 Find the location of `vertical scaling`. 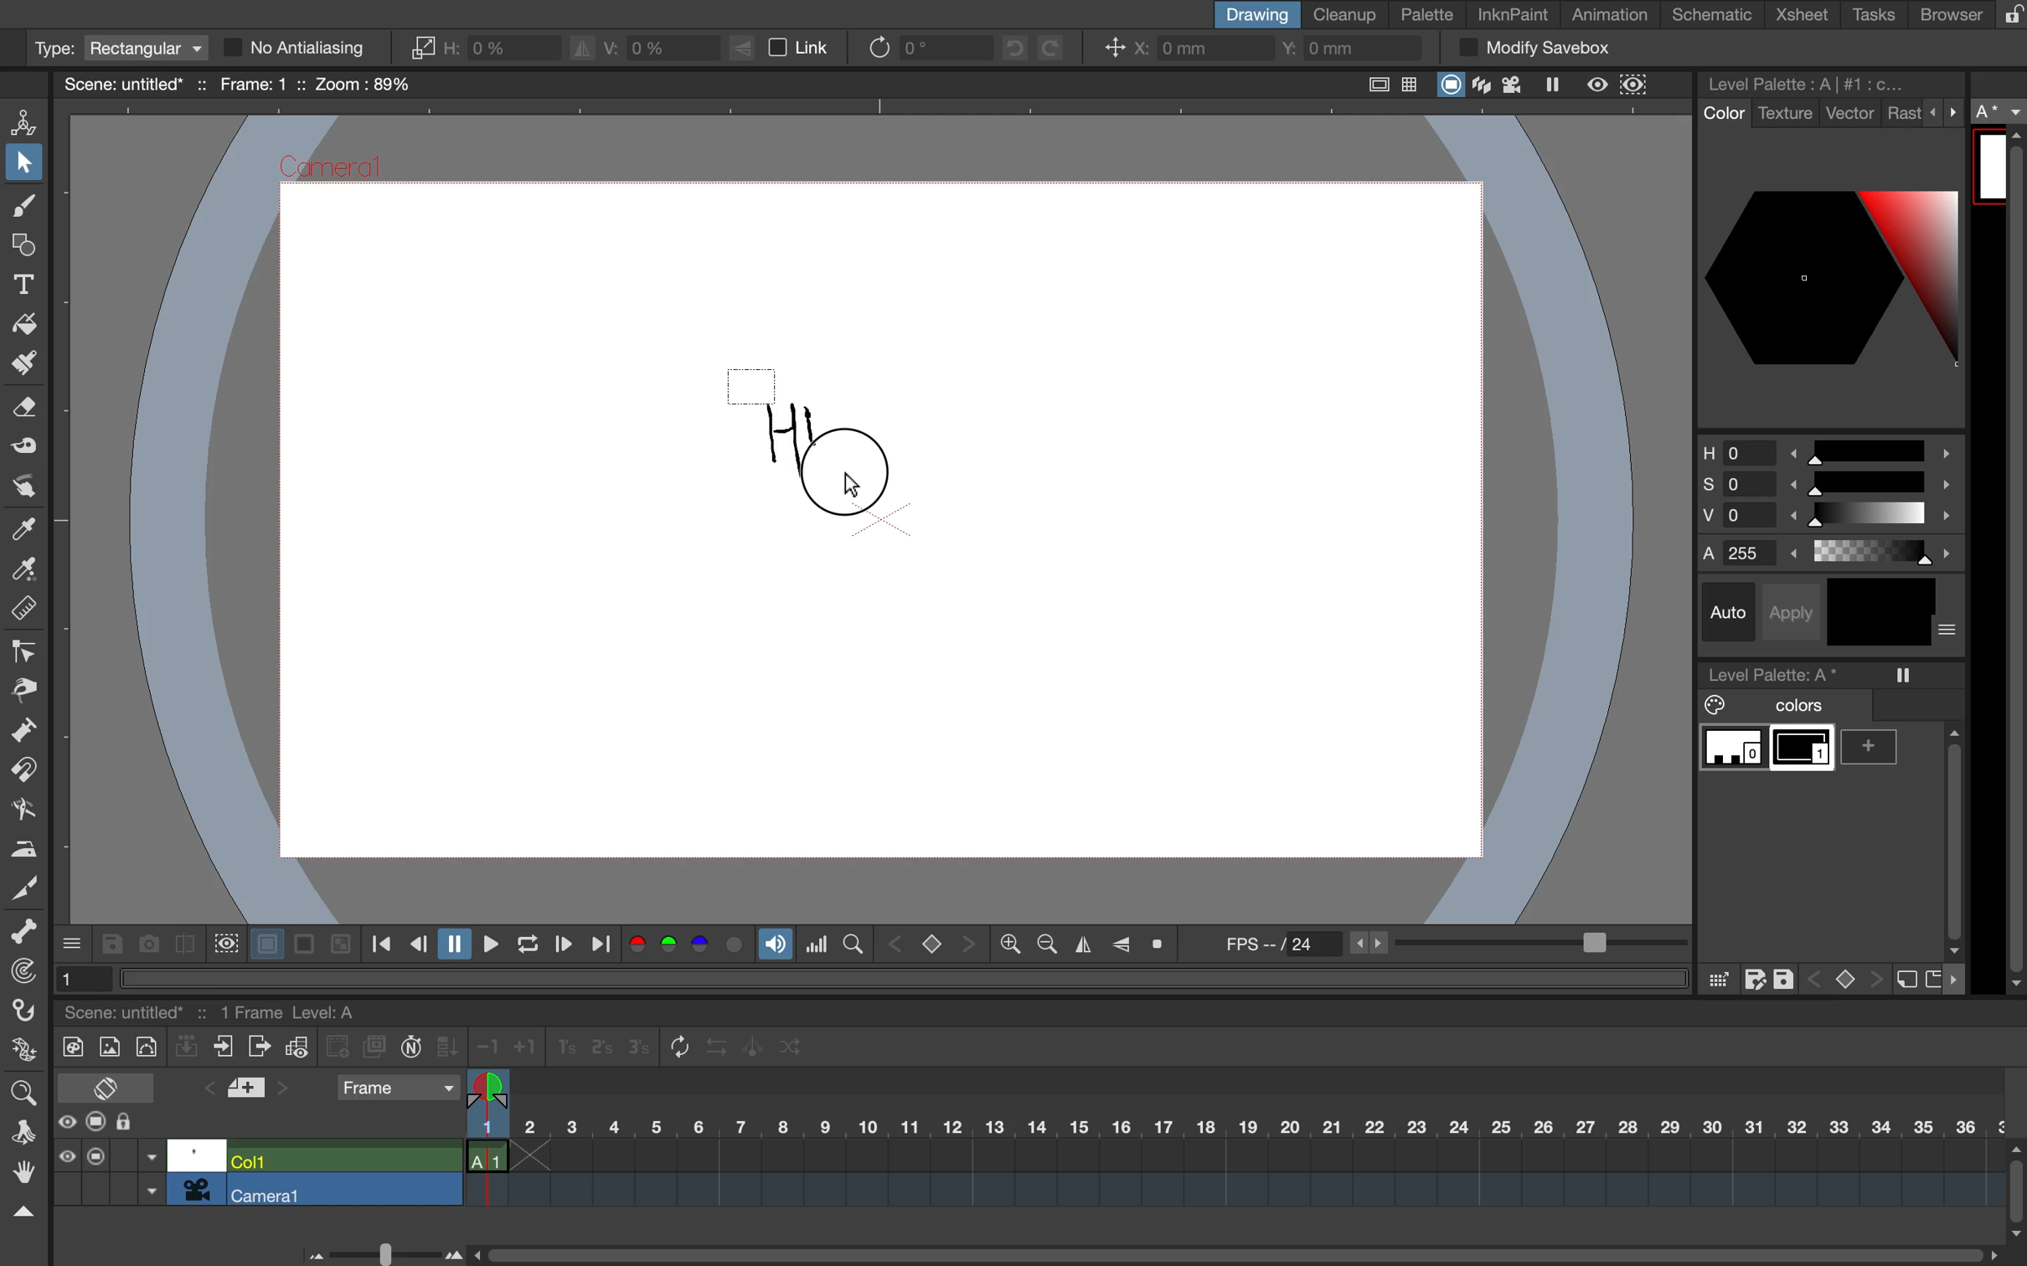

vertical scaling is located at coordinates (642, 46).